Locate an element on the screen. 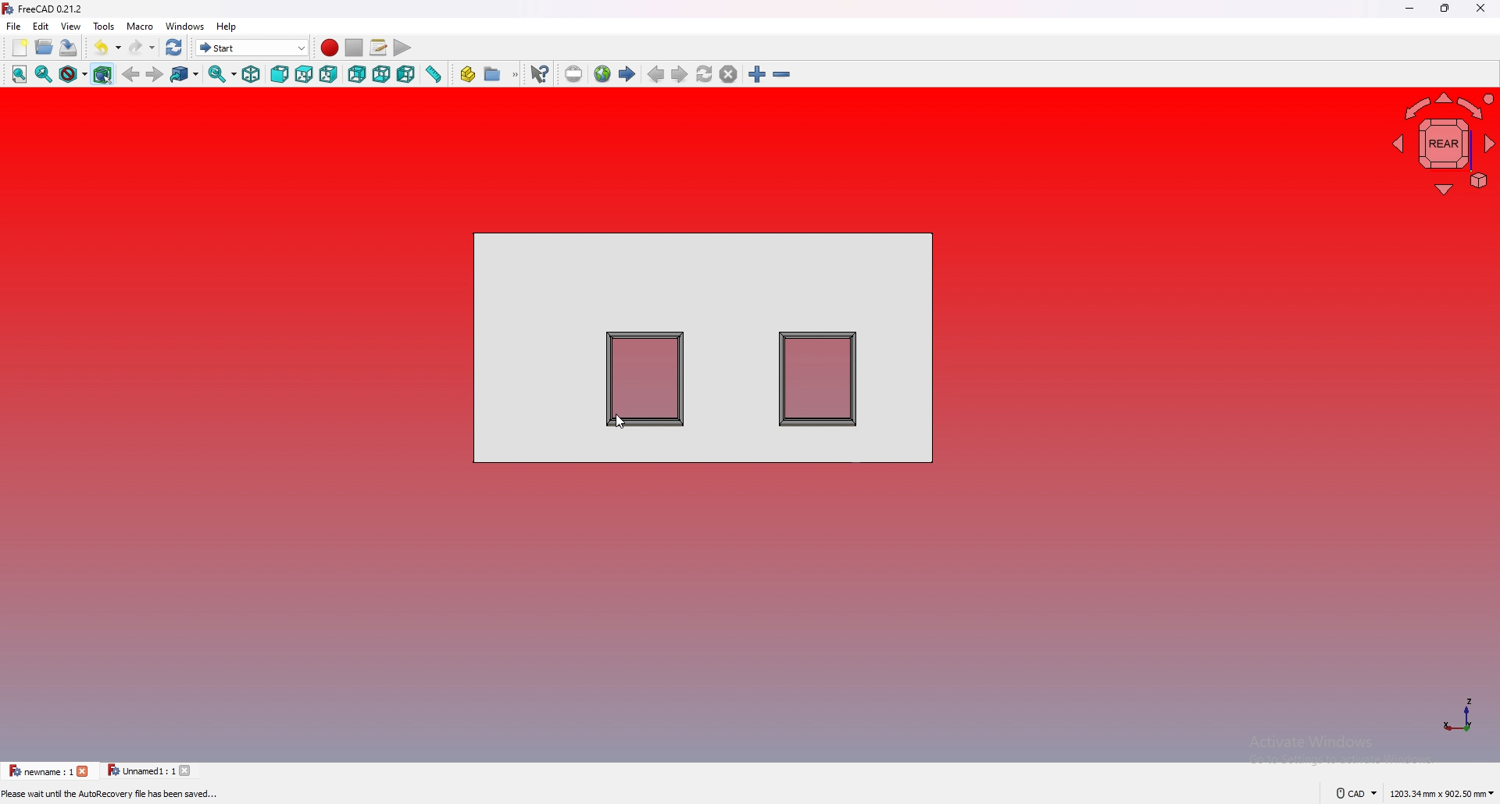 The image size is (1500, 804). isometric is located at coordinates (253, 74).